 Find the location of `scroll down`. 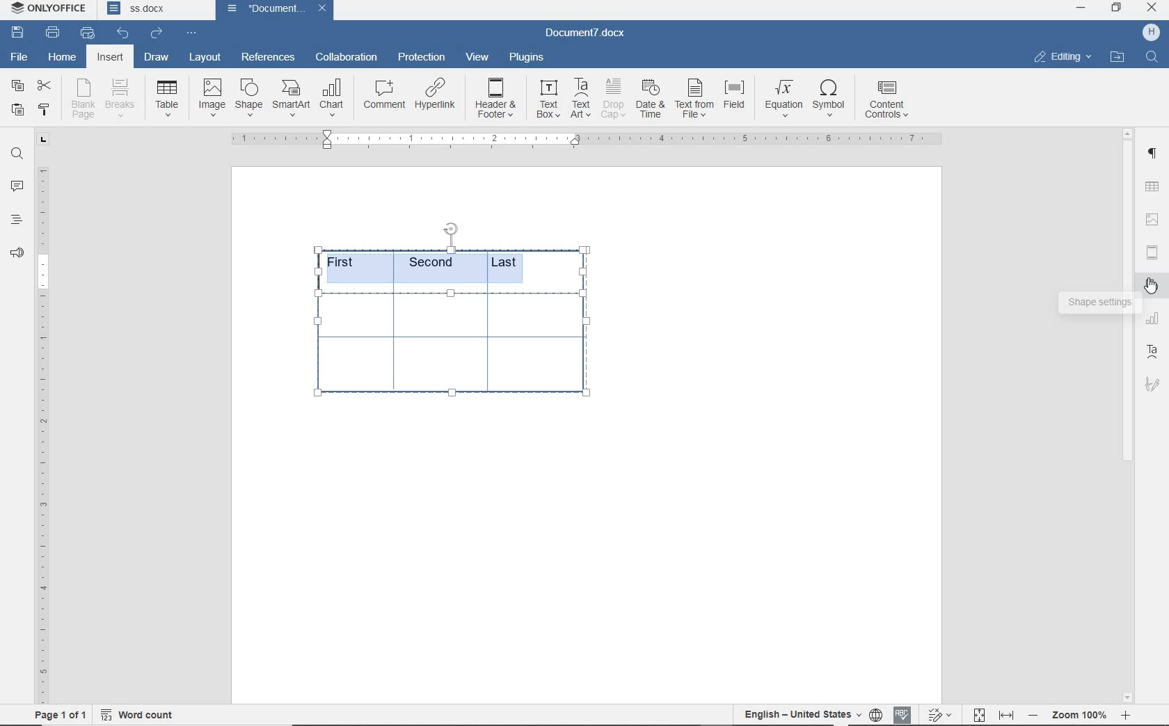

scroll down is located at coordinates (1129, 695).